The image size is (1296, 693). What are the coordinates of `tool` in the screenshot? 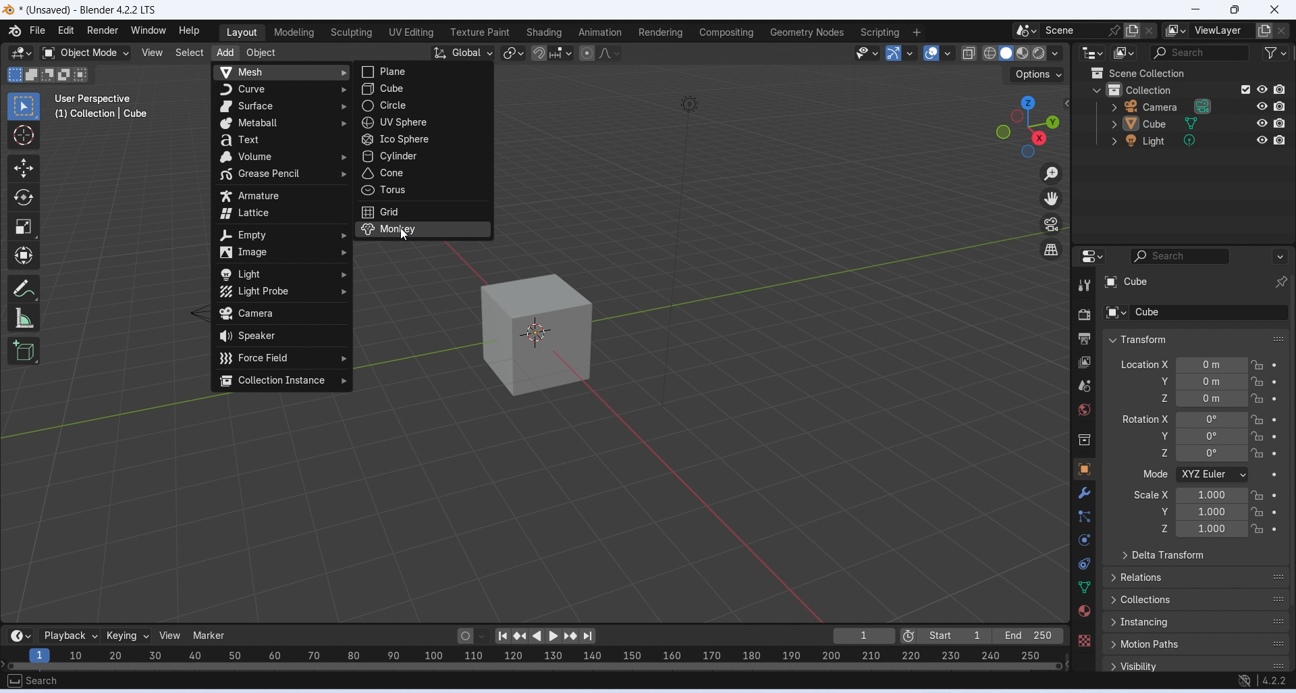 It's located at (1085, 286).